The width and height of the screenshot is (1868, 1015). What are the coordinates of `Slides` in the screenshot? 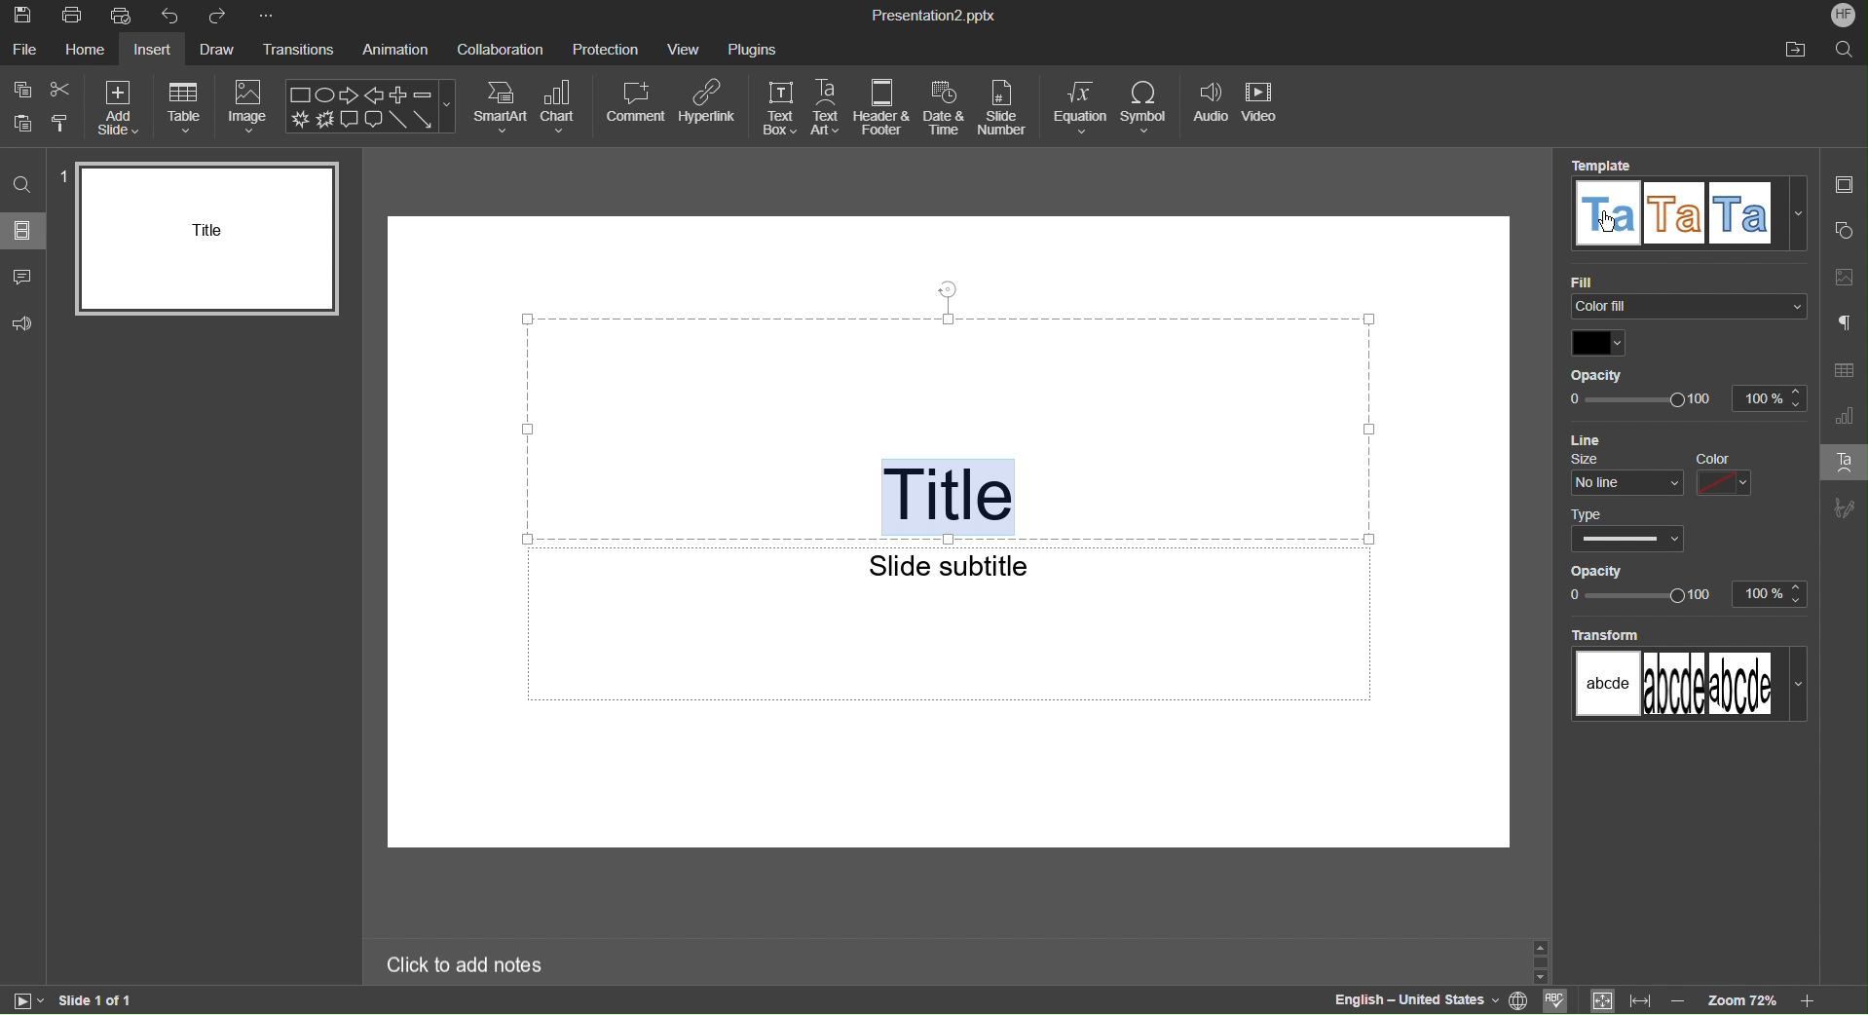 It's located at (1847, 185).